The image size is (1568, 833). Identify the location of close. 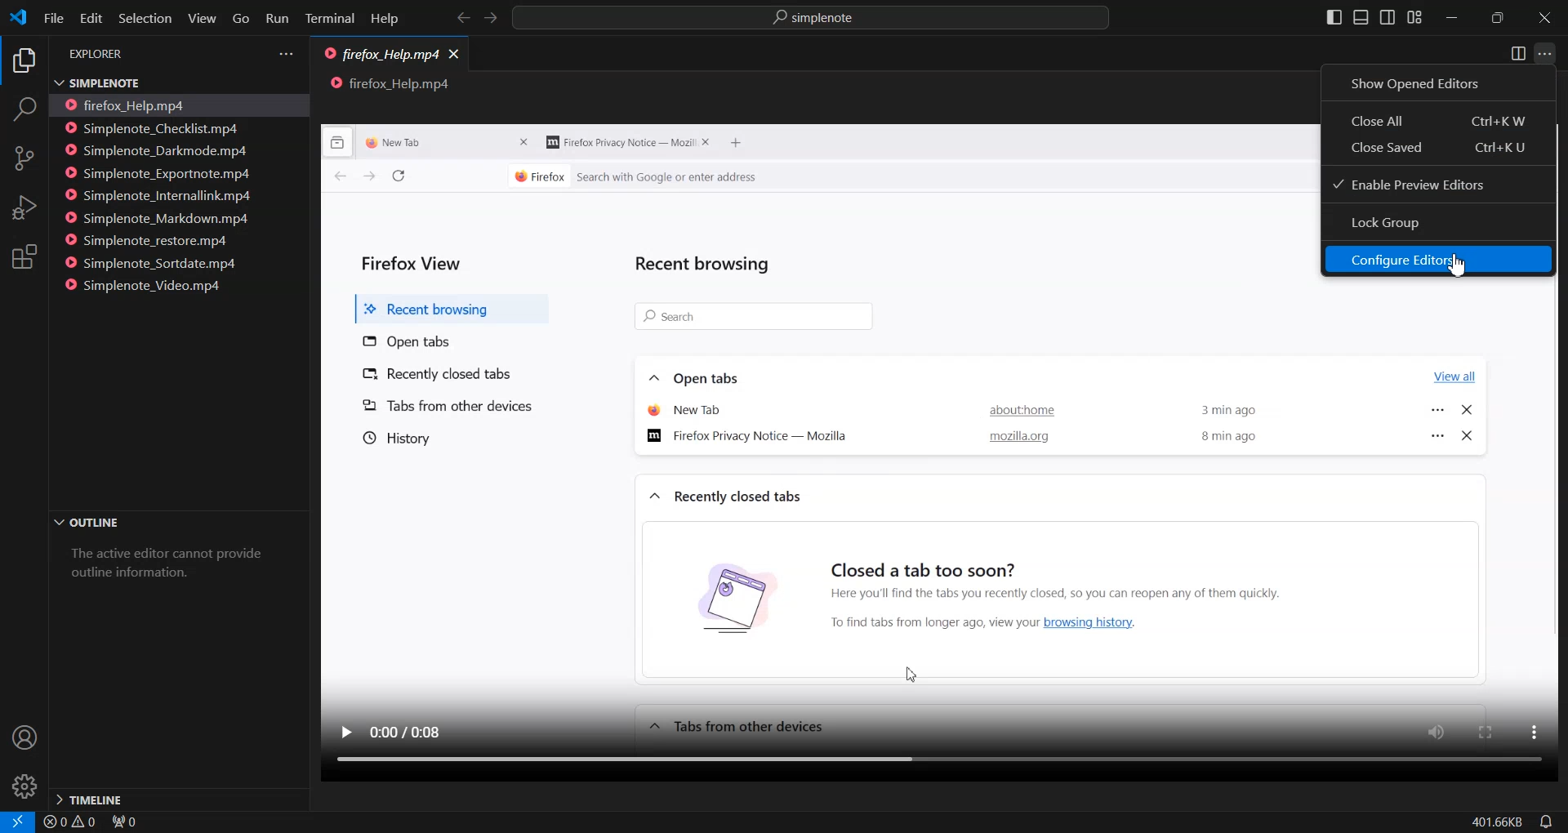
(1469, 434).